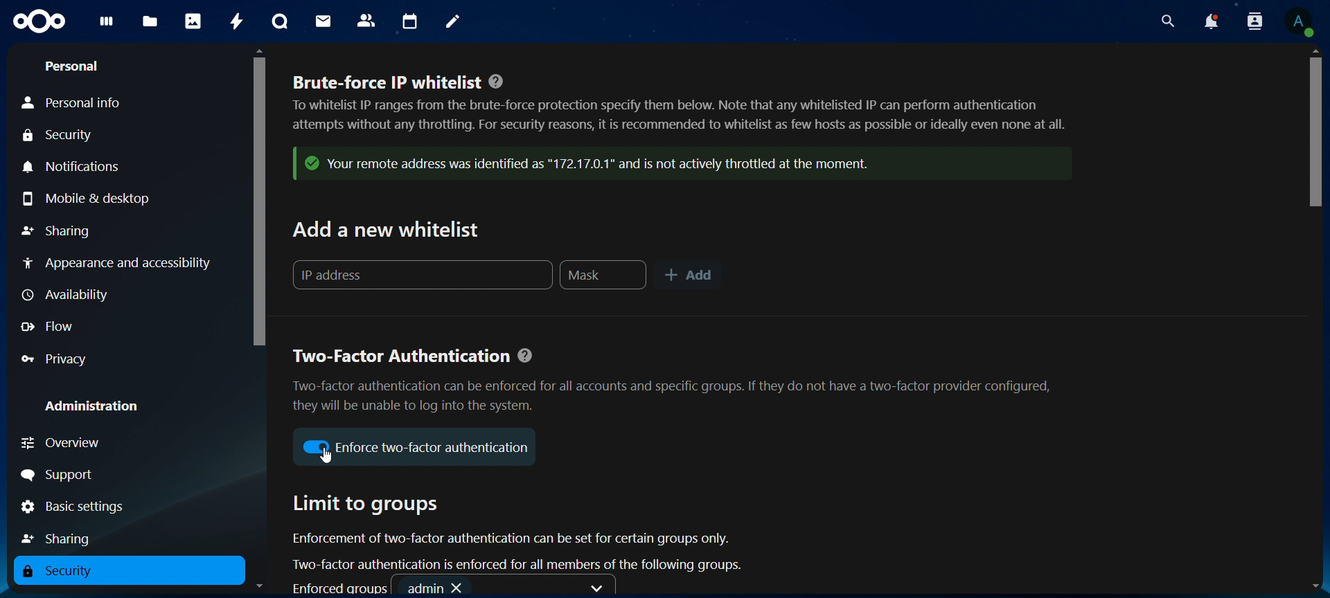 The width and height of the screenshot is (1330, 598). What do you see at coordinates (260, 321) in the screenshot?
I see `Scrollbar` at bounding box center [260, 321].